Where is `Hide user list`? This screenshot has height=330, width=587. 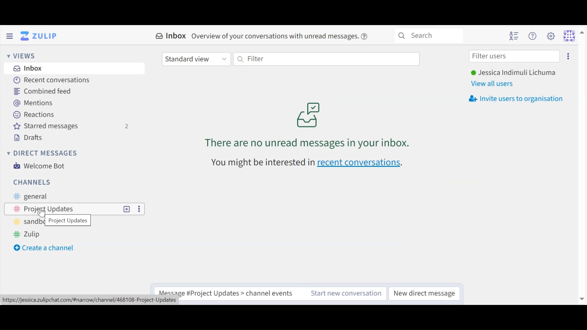 Hide user list is located at coordinates (514, 36).